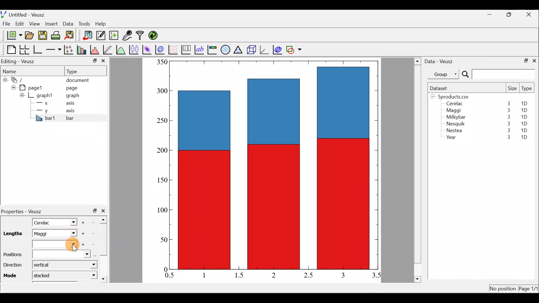  I want to click on 0, so click(165, 269).